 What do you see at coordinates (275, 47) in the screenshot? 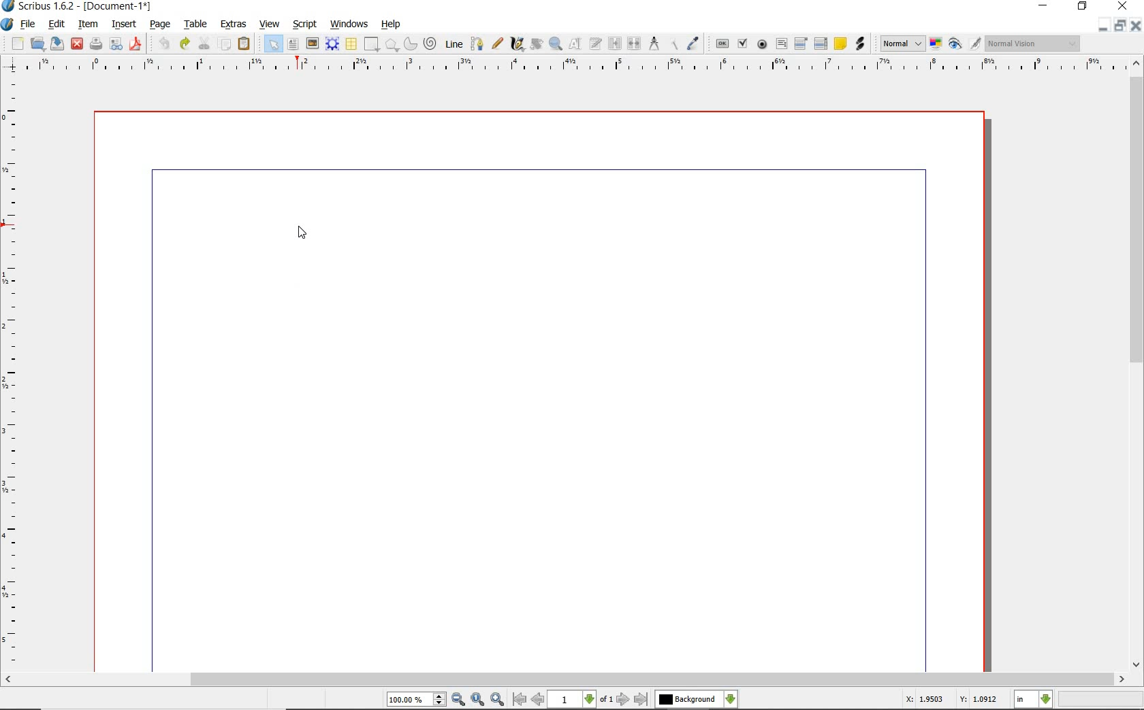
I see `select` at bounding box center [275, 47].